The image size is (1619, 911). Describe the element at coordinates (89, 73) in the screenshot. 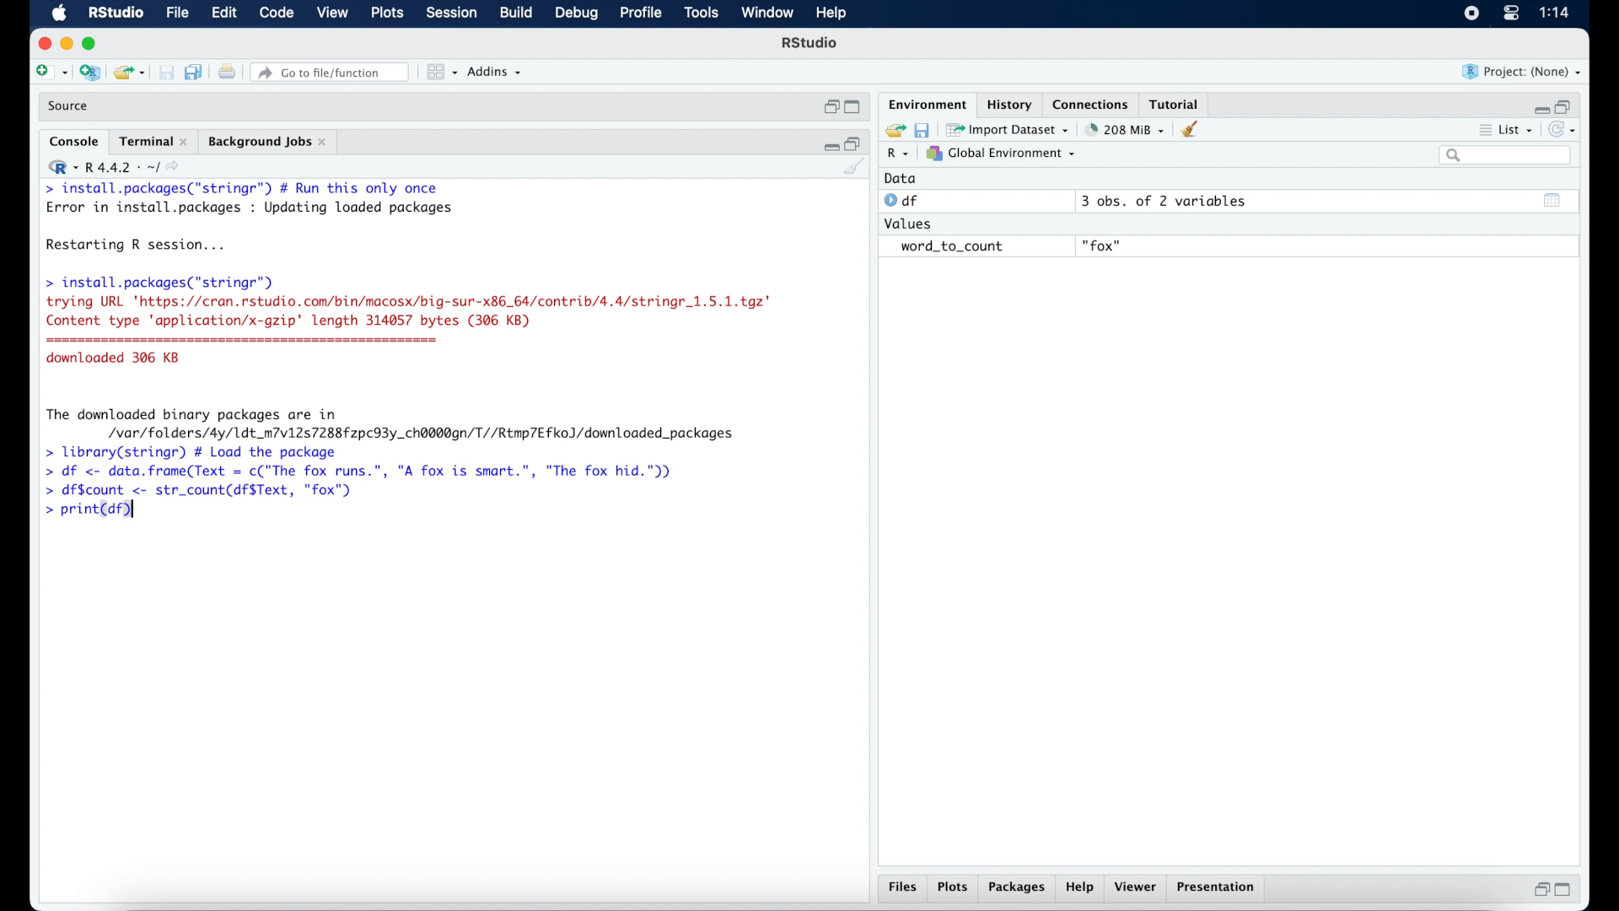

I see `create new project` at that location.